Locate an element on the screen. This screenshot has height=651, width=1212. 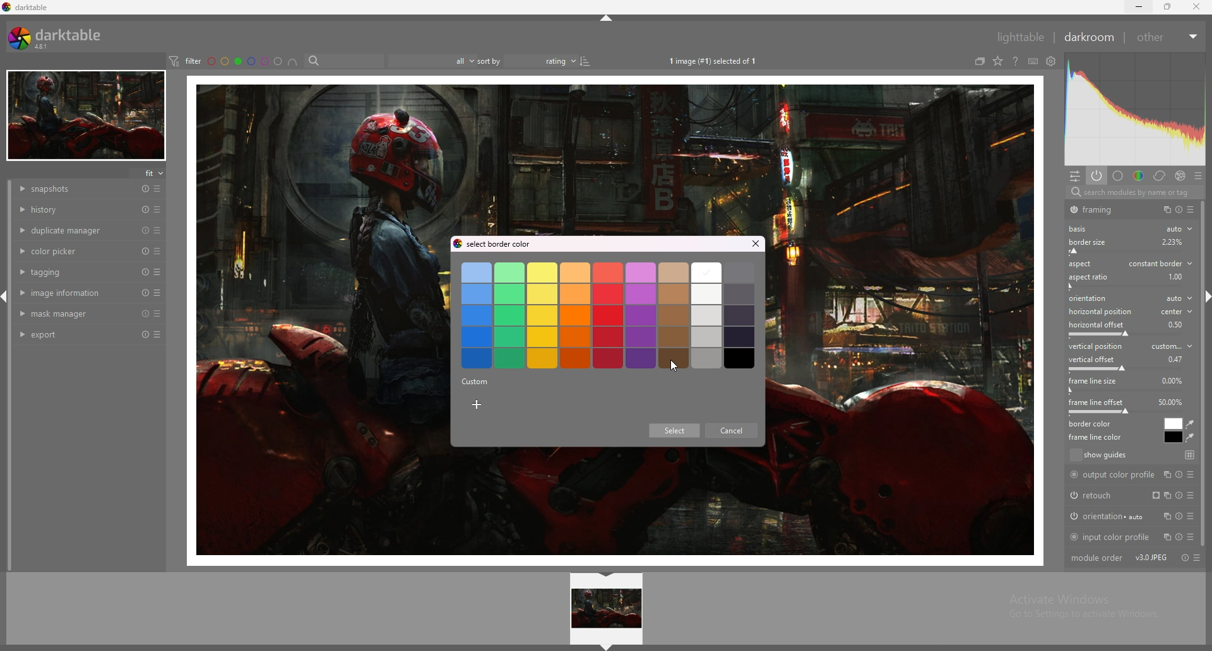
show active modules is located at coordinates (1095, 175).